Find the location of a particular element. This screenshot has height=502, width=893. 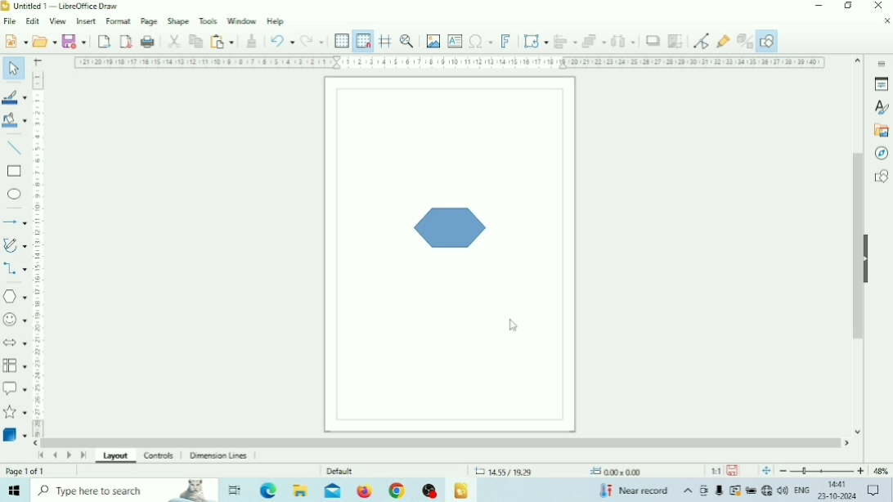

Stars and Banners is located at coordinates (16, 413).